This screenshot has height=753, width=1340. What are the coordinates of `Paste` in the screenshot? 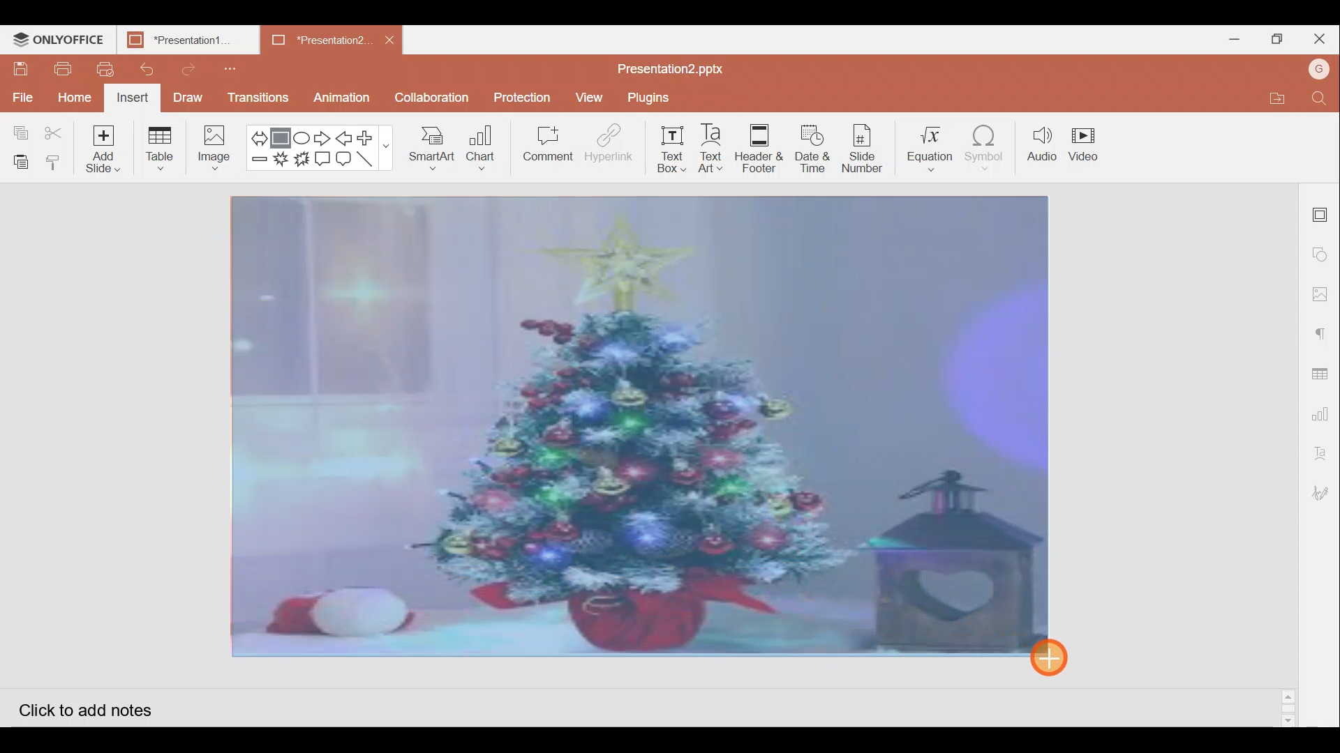 It's located at (20, 159).